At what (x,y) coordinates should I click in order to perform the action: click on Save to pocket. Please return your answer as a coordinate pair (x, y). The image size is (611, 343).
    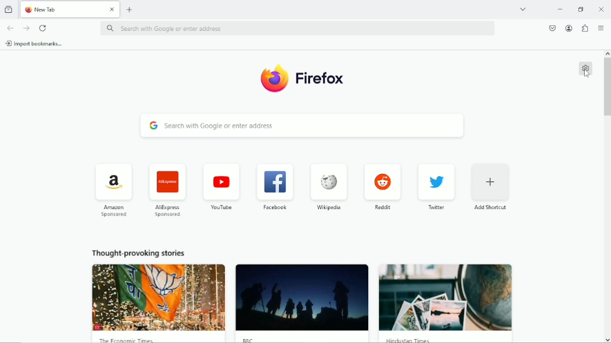
    Looking at the image, I should click on (552, 28).